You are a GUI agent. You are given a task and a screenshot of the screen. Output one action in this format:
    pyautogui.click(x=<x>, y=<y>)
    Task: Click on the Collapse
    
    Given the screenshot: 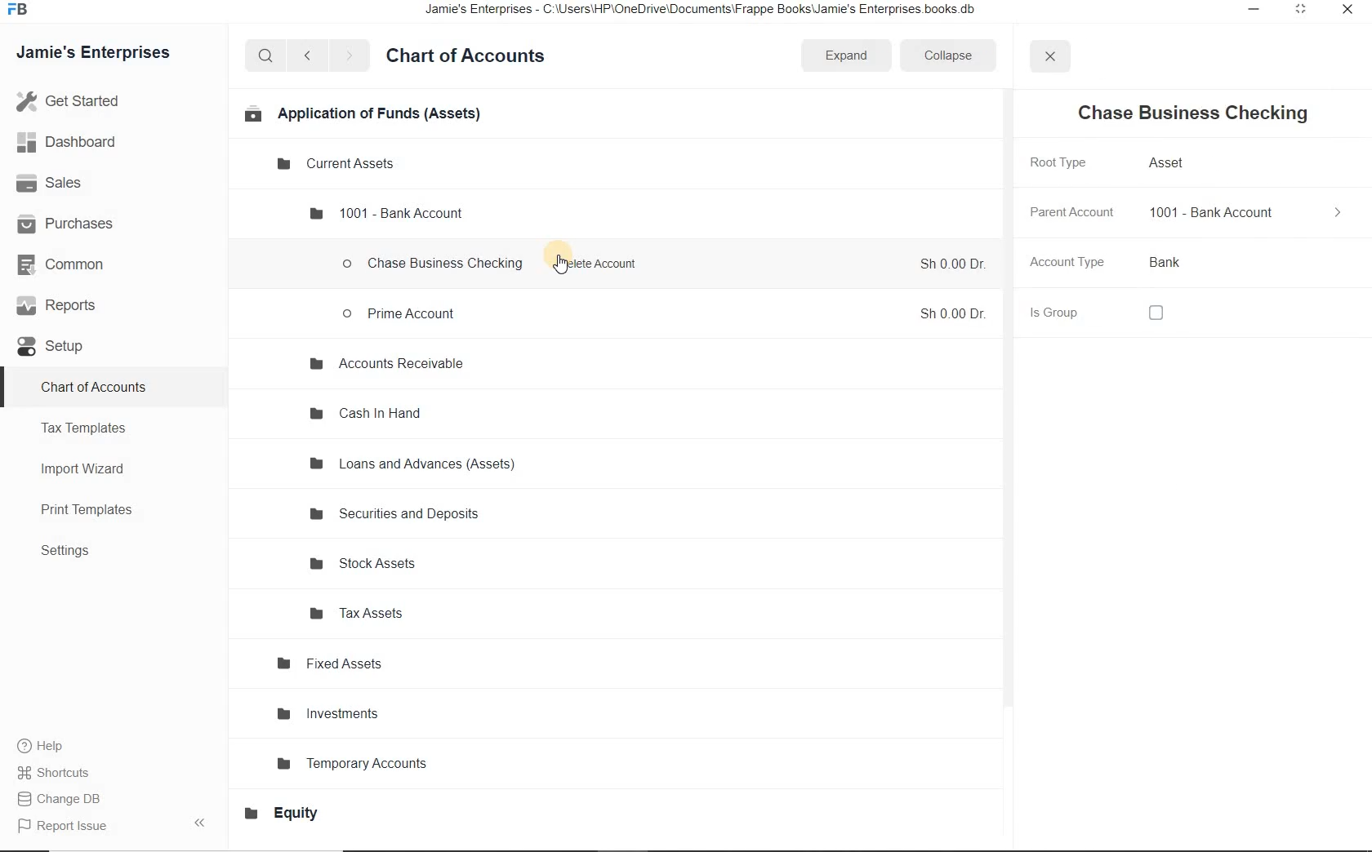 What is the action you would take?
    pyautogui.click(x=954, y=56)
    